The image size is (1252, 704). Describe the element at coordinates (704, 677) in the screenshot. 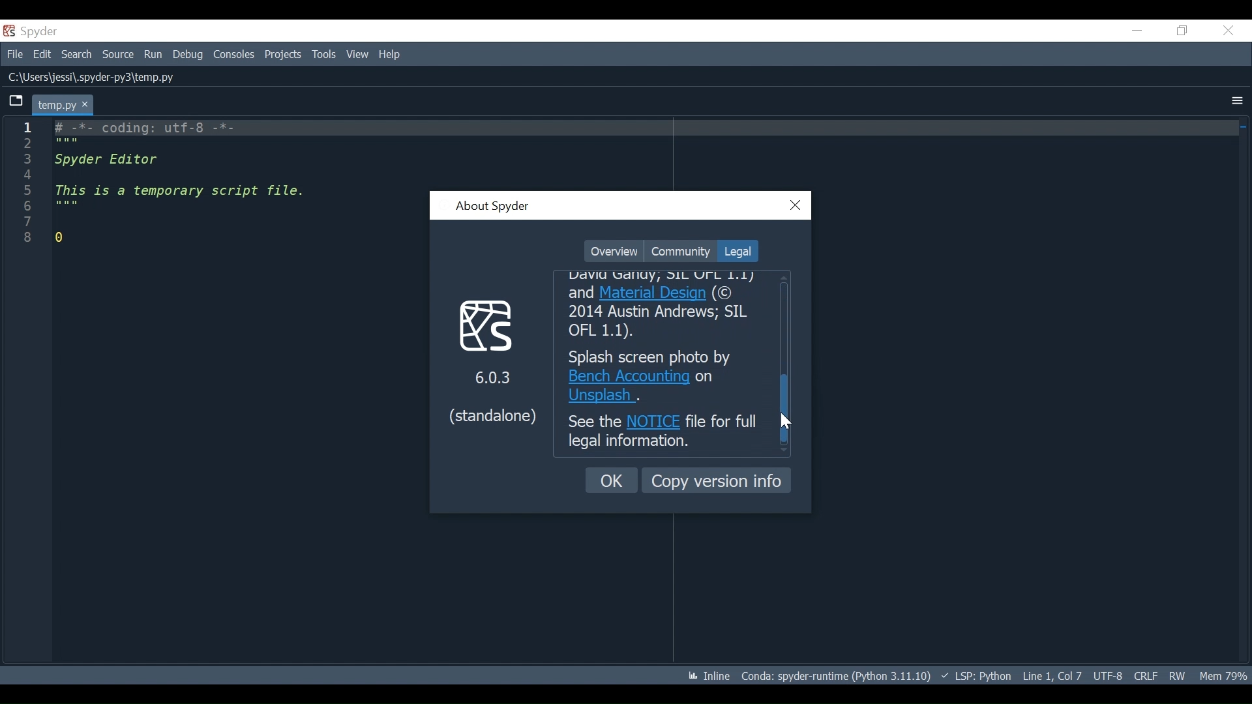

I see `Inline` at that location.